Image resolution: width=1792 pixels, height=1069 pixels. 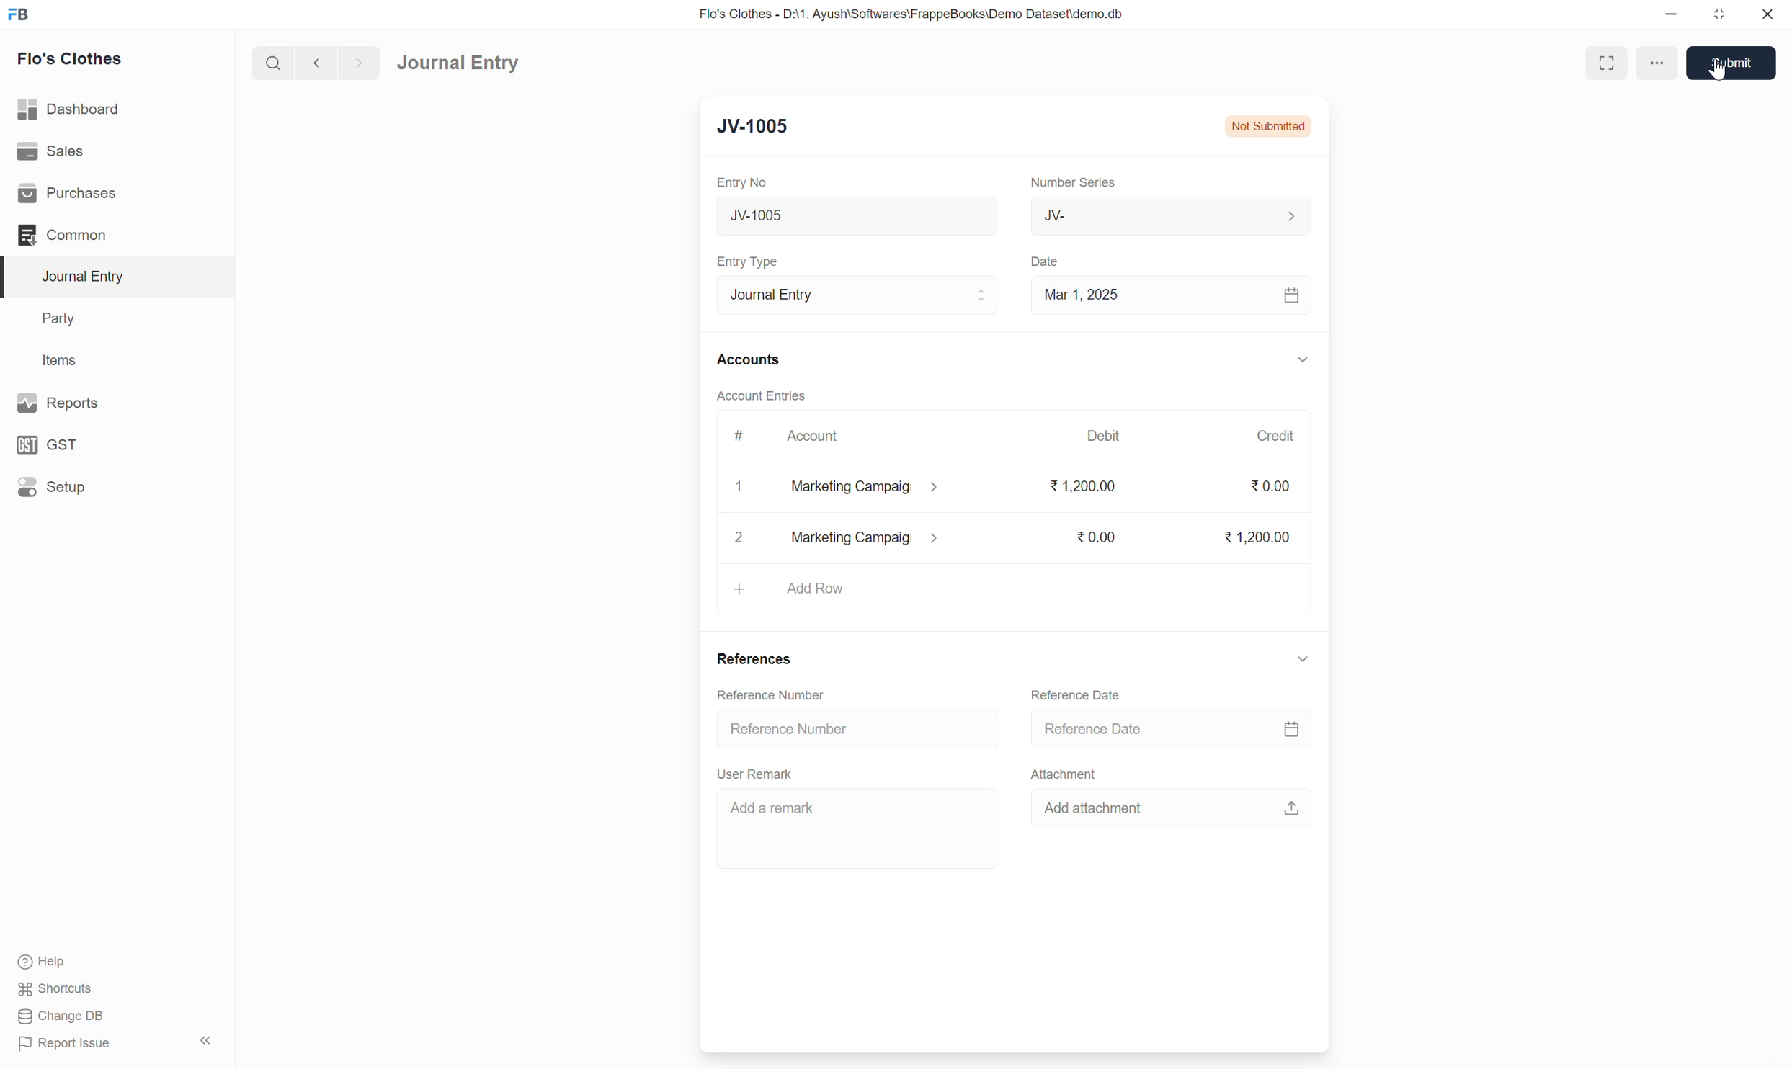 What do you see at coordinates (205, 1041) in the screenshot?
I see `<<` at bounding box center [205, 1041].